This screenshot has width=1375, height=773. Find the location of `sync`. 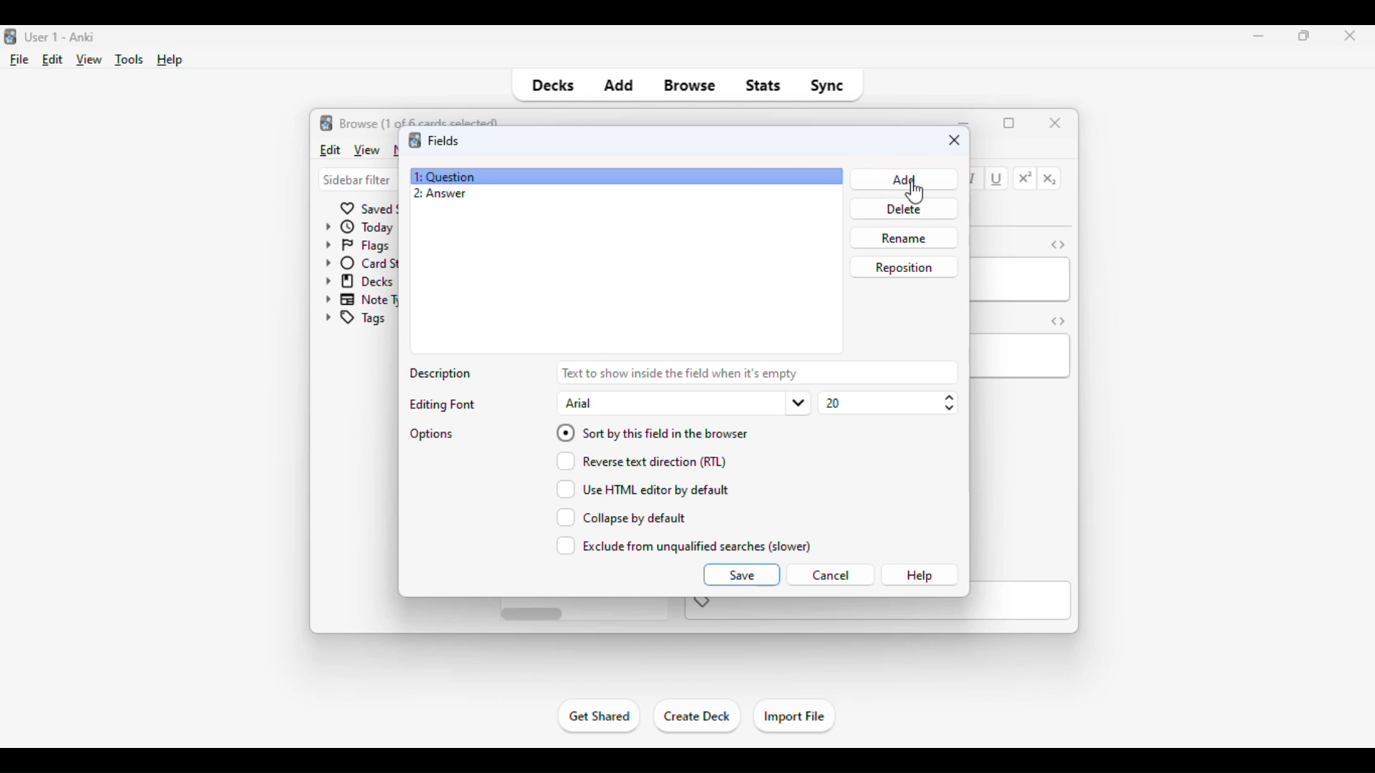

sync is located at coordinates (826, 86).